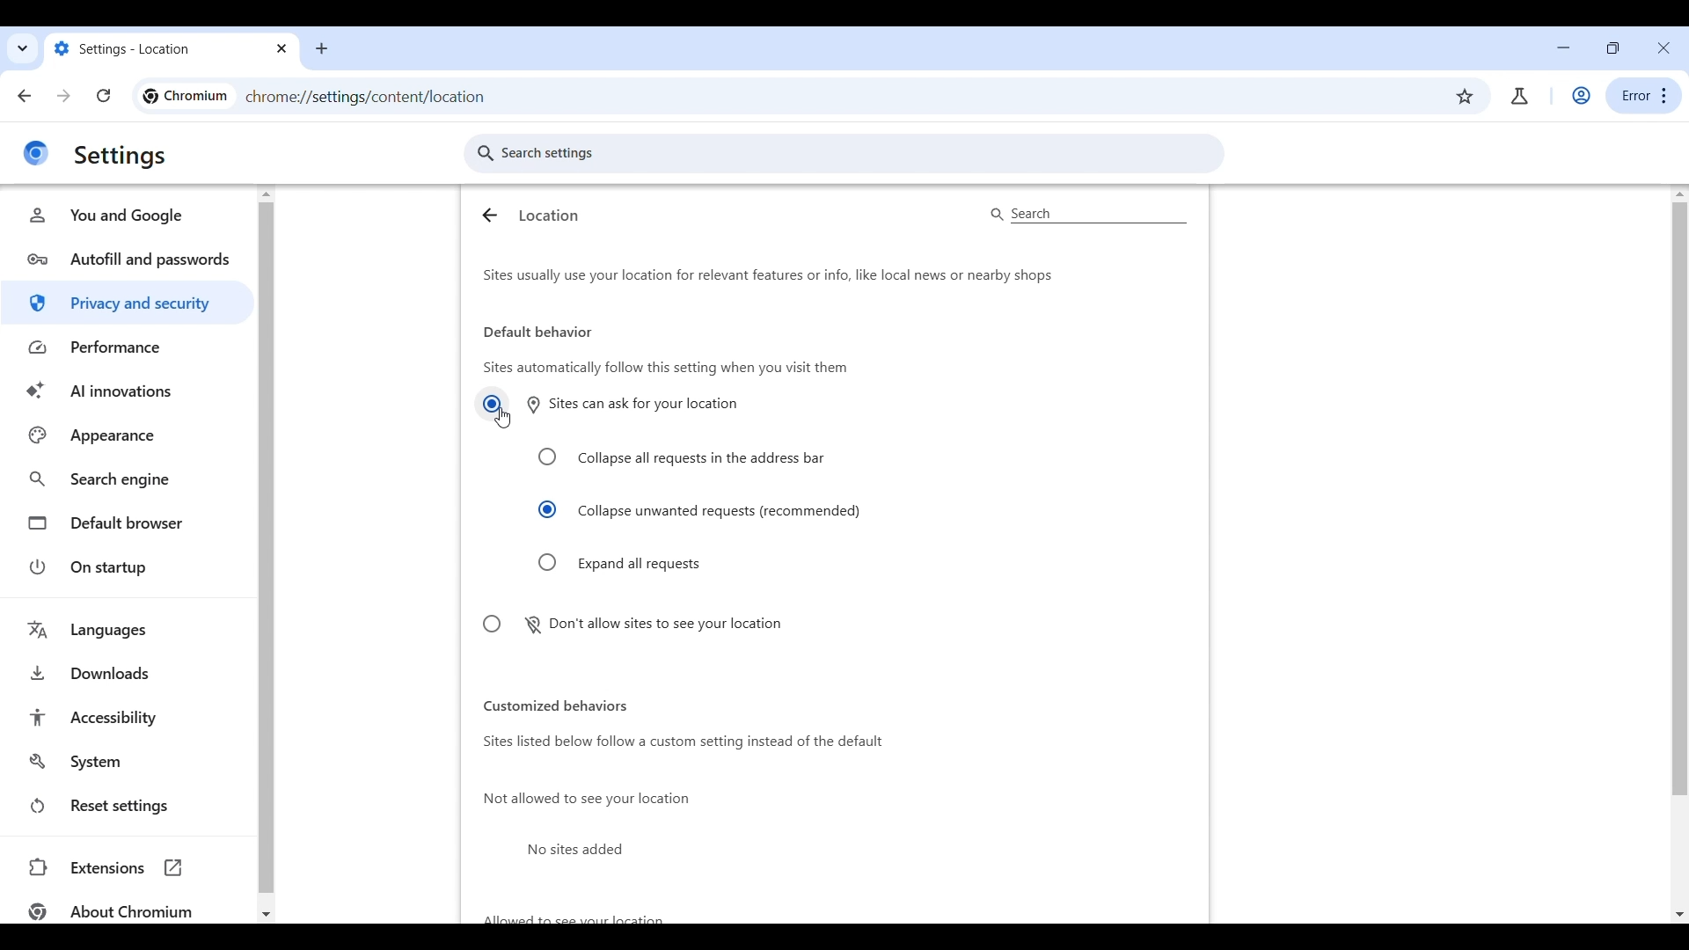 Image resolution: width=1689 pixels, height=950 pixels. What do you see at coordinates (1613, 47) in the screenshot?
I see `resize` at bounding box center [1613, 47].